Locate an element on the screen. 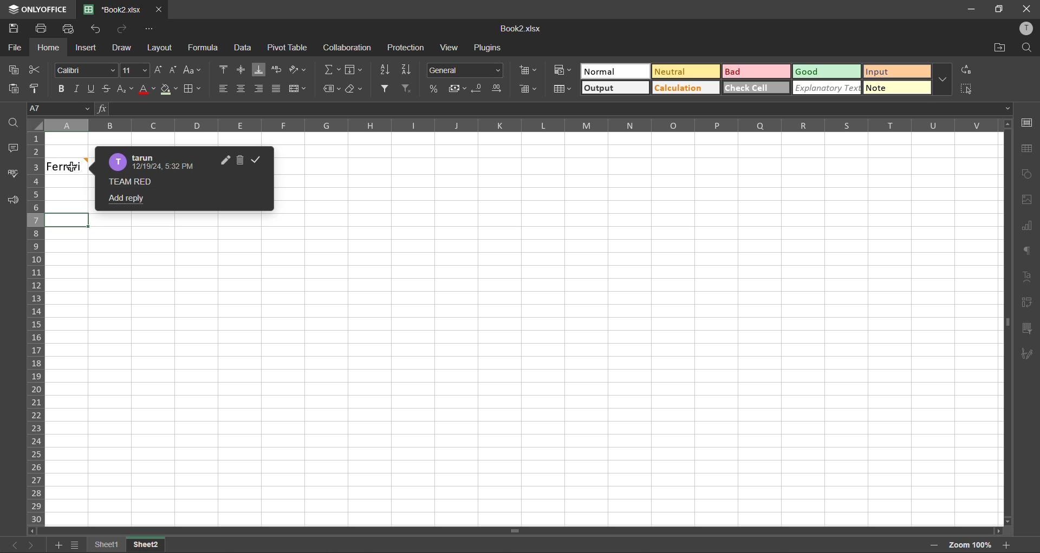  neutral is located at coordinates (685, 72).